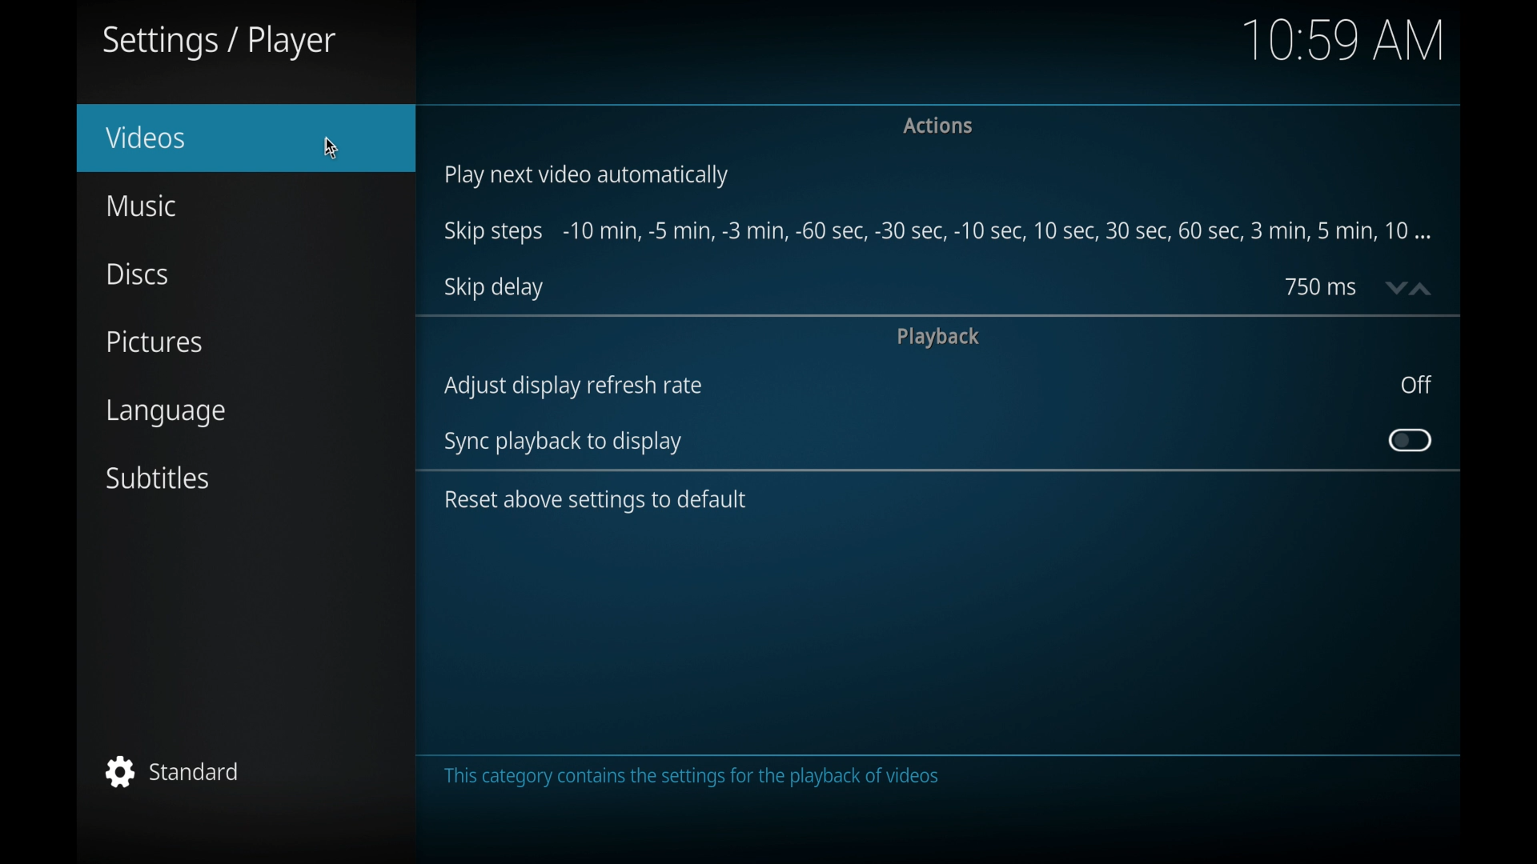  Describe the element at coordinates (167, 413) in the screenshot. I see `language` at that location.